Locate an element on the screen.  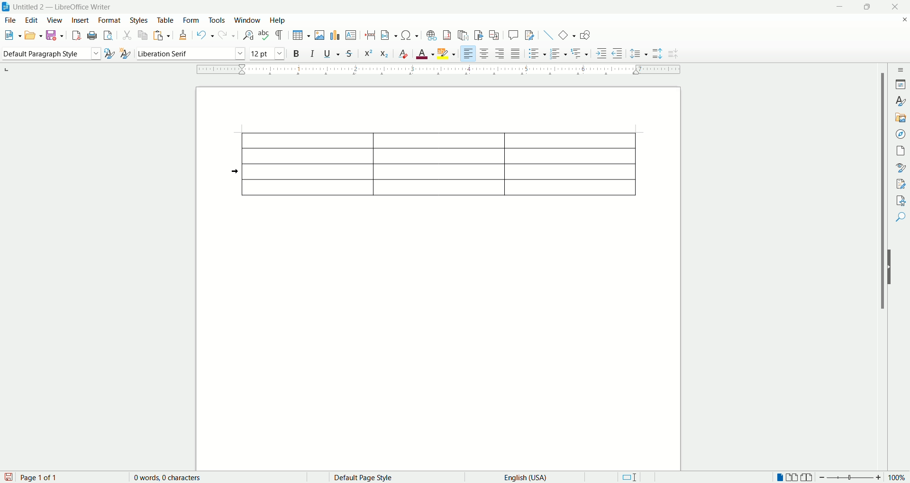
undo is located at coordinates (206, 35).